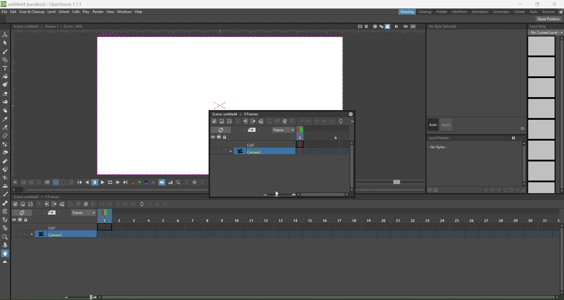  What do you see at coordinates (520, 4) in the screenshot?
I see `minimize` at bounding box center [520, 4].